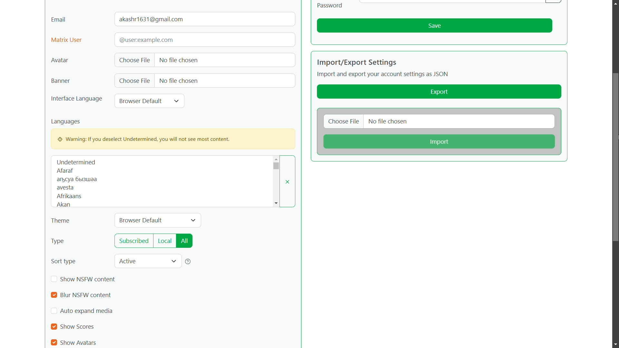  Describe the element at coordinates (184, 241) in the screenshot. I see `all` at that location.